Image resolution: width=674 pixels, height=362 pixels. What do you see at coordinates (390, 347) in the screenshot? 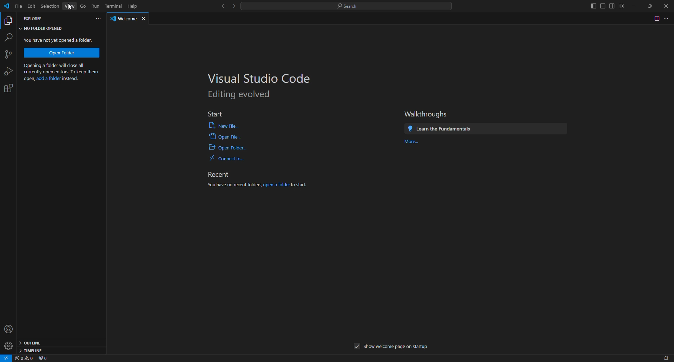
I see `show welcome page on startup` at bounding box center [390, 347].